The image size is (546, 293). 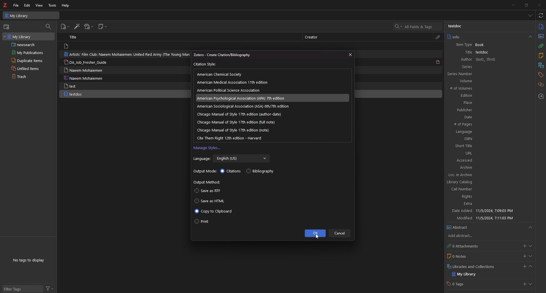 I want to click on minimize, so click(x=512, y=5).